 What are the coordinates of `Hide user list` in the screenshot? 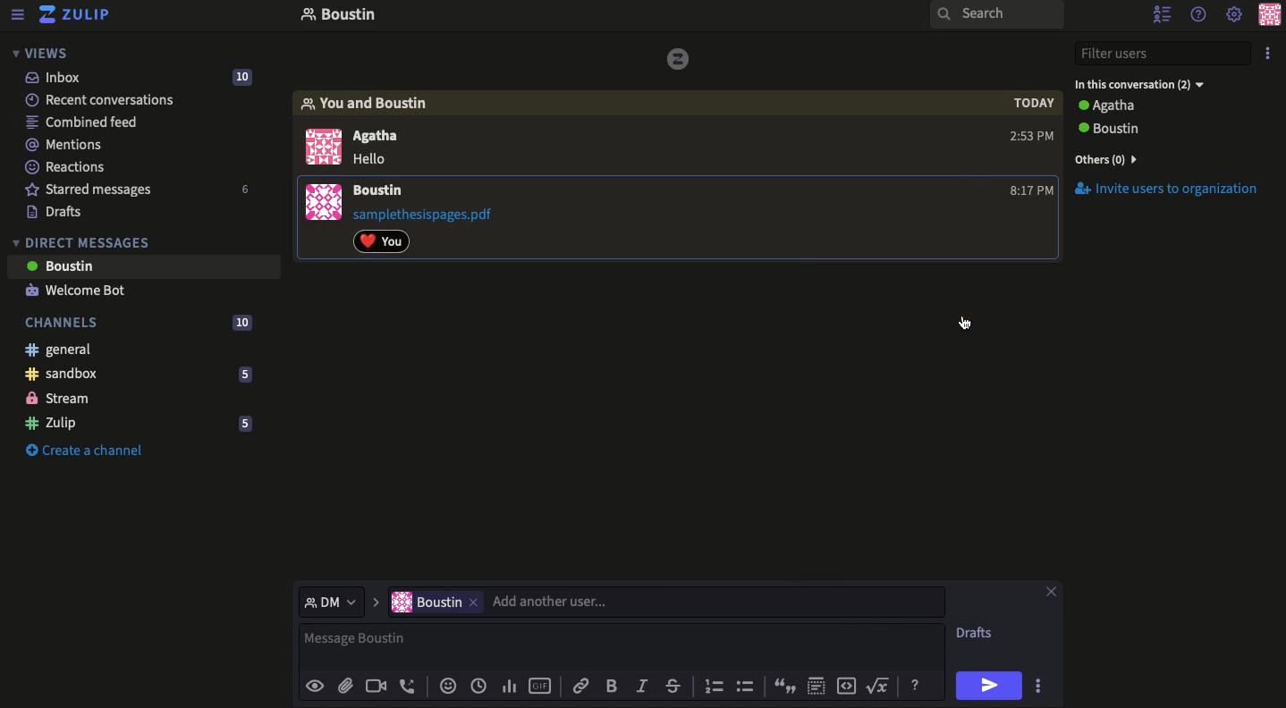 It's located at (1164, 14).